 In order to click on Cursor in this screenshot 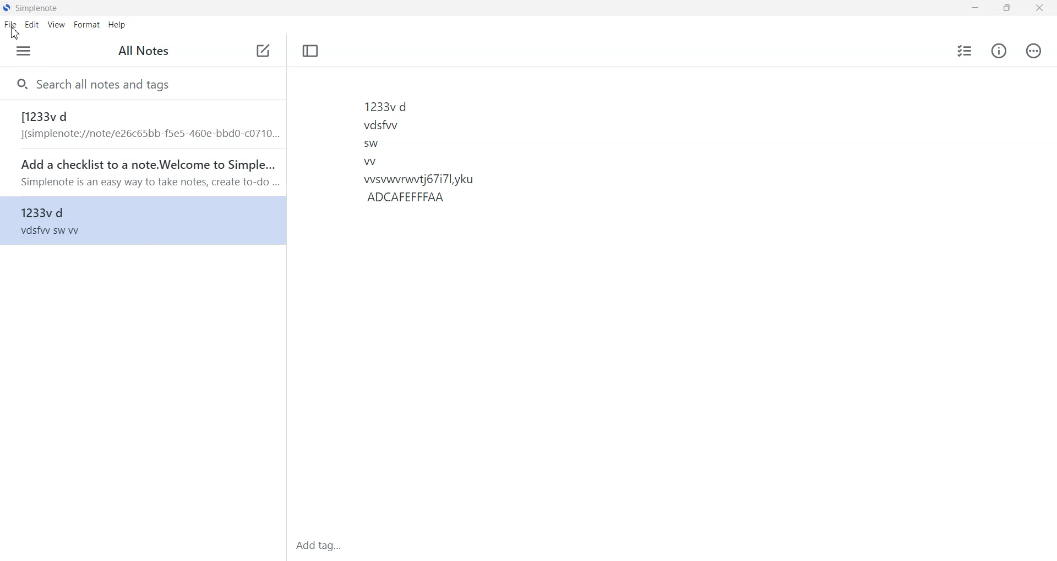, I will do `click(15, 34)`.